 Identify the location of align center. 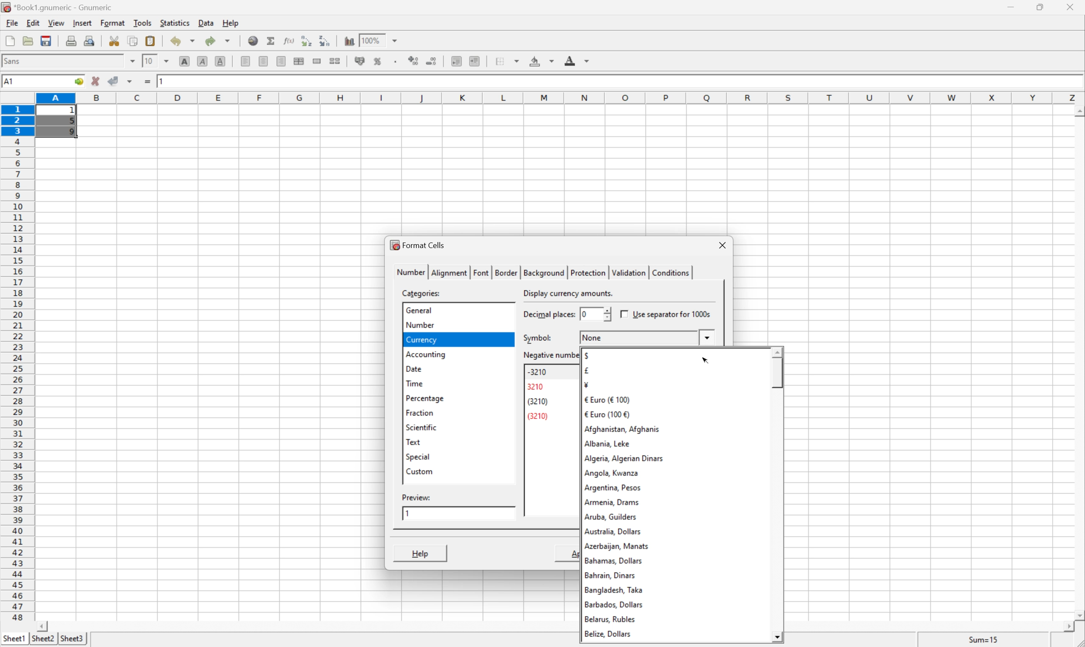
(264, 61).